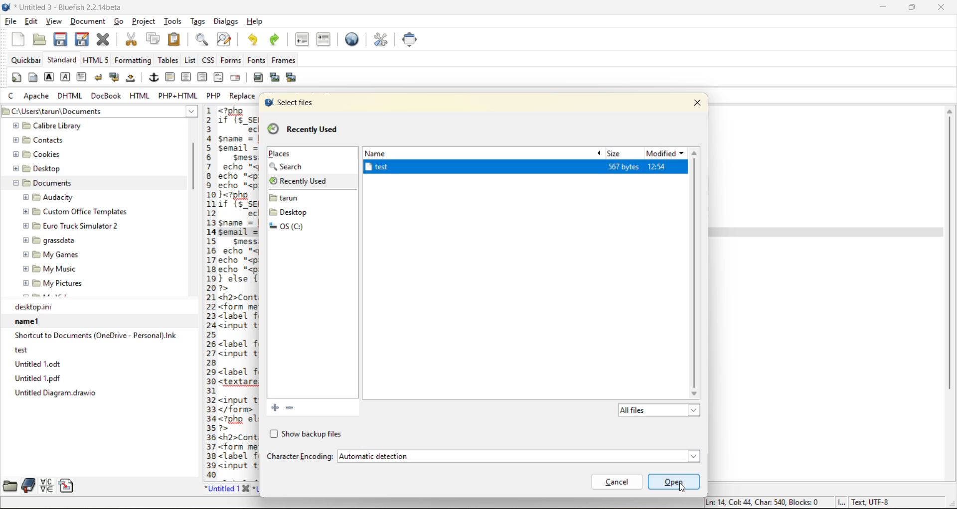 Image resolution: width=957 pixels, height=509 pixels. I want to click on save, so click(61, 39).